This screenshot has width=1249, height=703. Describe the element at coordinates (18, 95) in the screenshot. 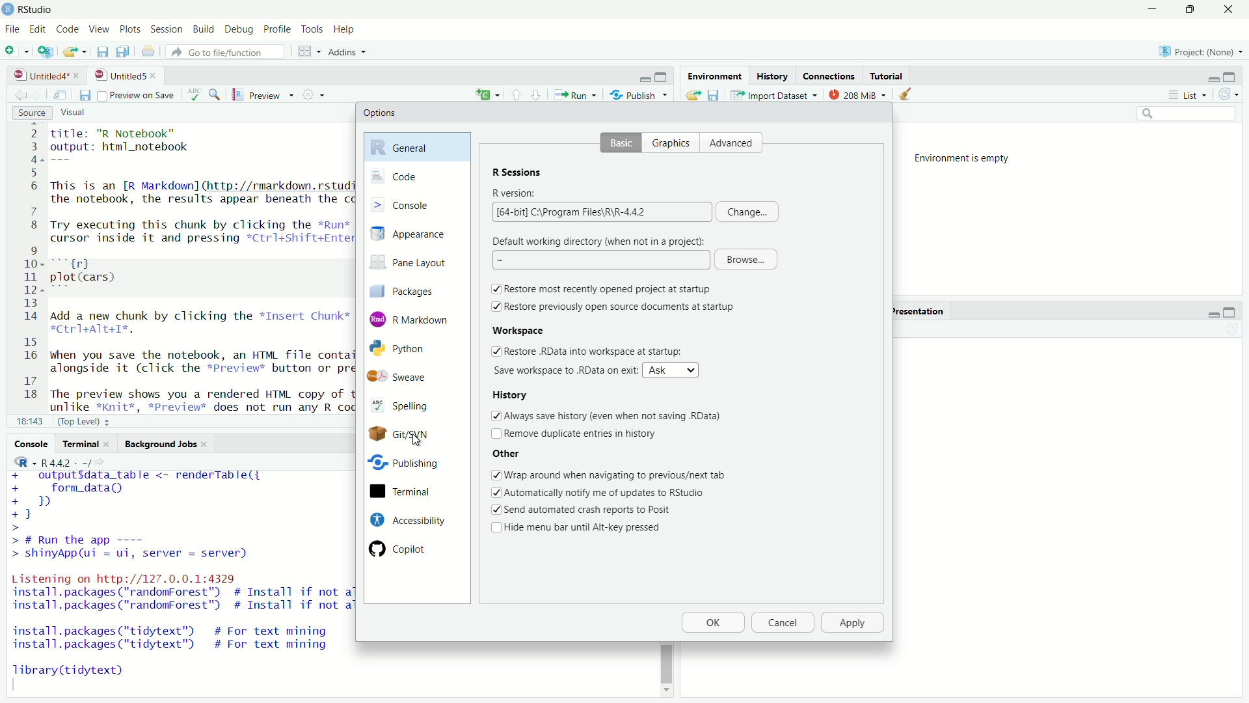

I see `move forward` at that location.